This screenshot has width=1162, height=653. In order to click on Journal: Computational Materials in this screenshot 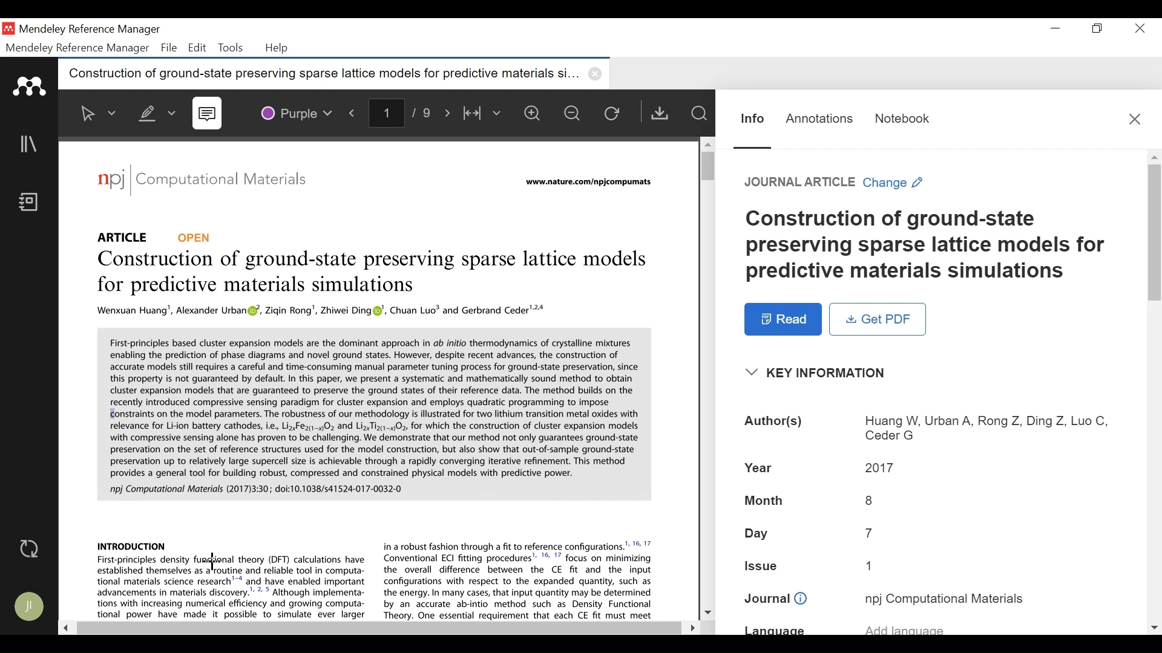, I will do `click(203, 181)`.